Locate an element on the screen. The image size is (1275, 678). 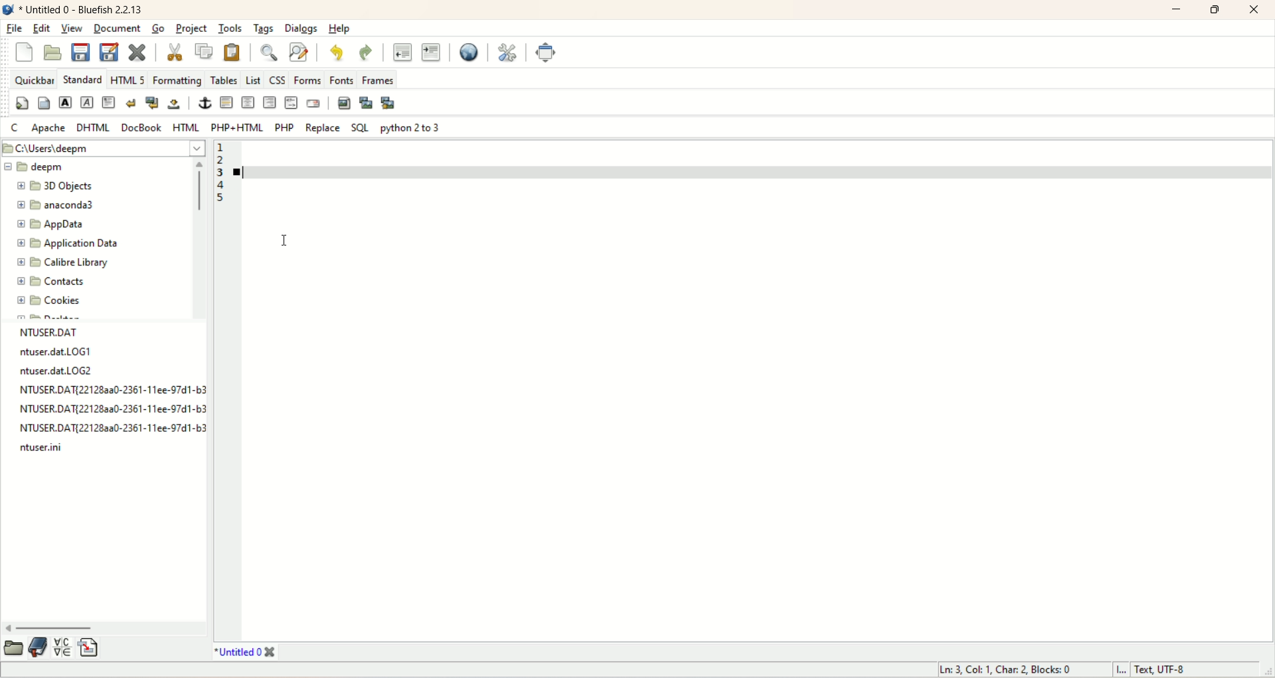
horizontal rule is located at coordinates (228, 104).